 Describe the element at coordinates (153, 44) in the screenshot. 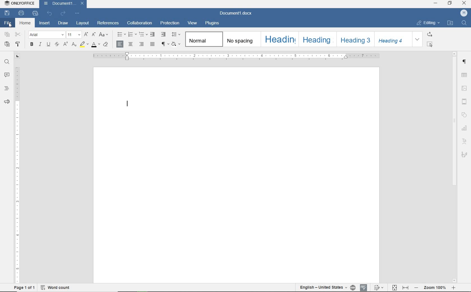

I see `justified` at that location.